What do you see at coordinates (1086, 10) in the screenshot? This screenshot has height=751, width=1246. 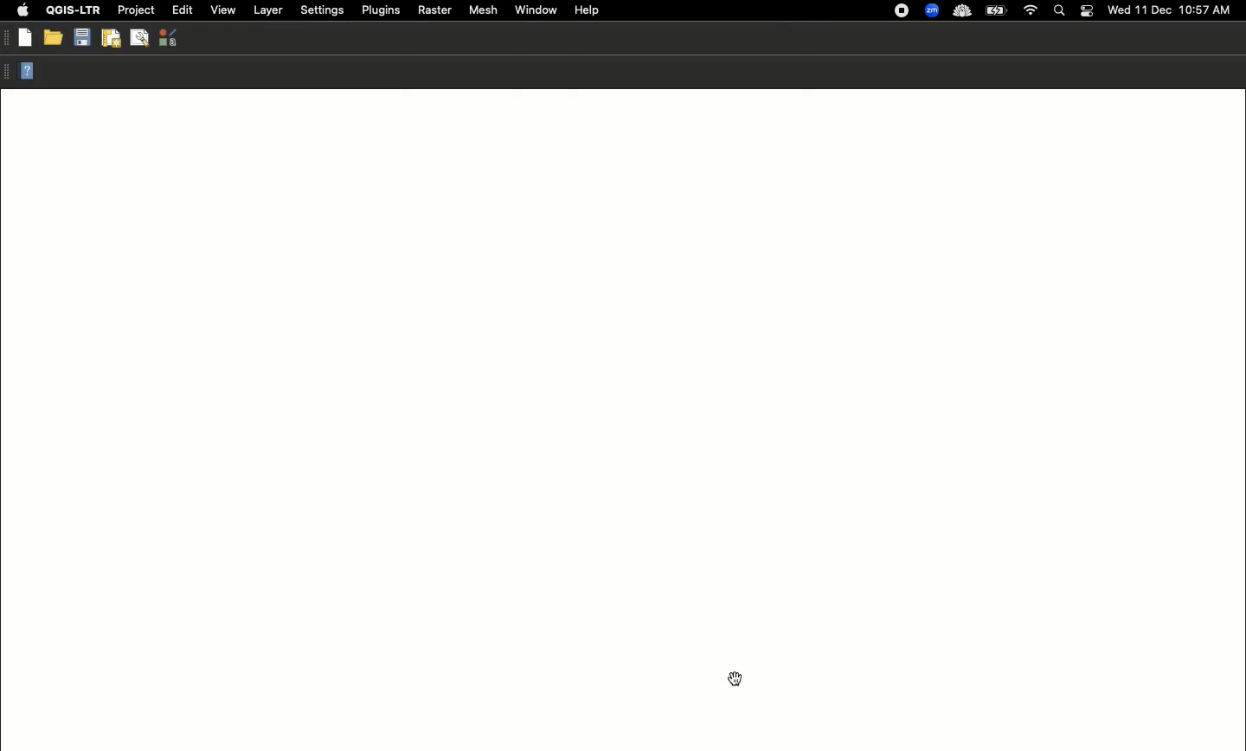 I see `Notification` at bounding box center [1086, 10].